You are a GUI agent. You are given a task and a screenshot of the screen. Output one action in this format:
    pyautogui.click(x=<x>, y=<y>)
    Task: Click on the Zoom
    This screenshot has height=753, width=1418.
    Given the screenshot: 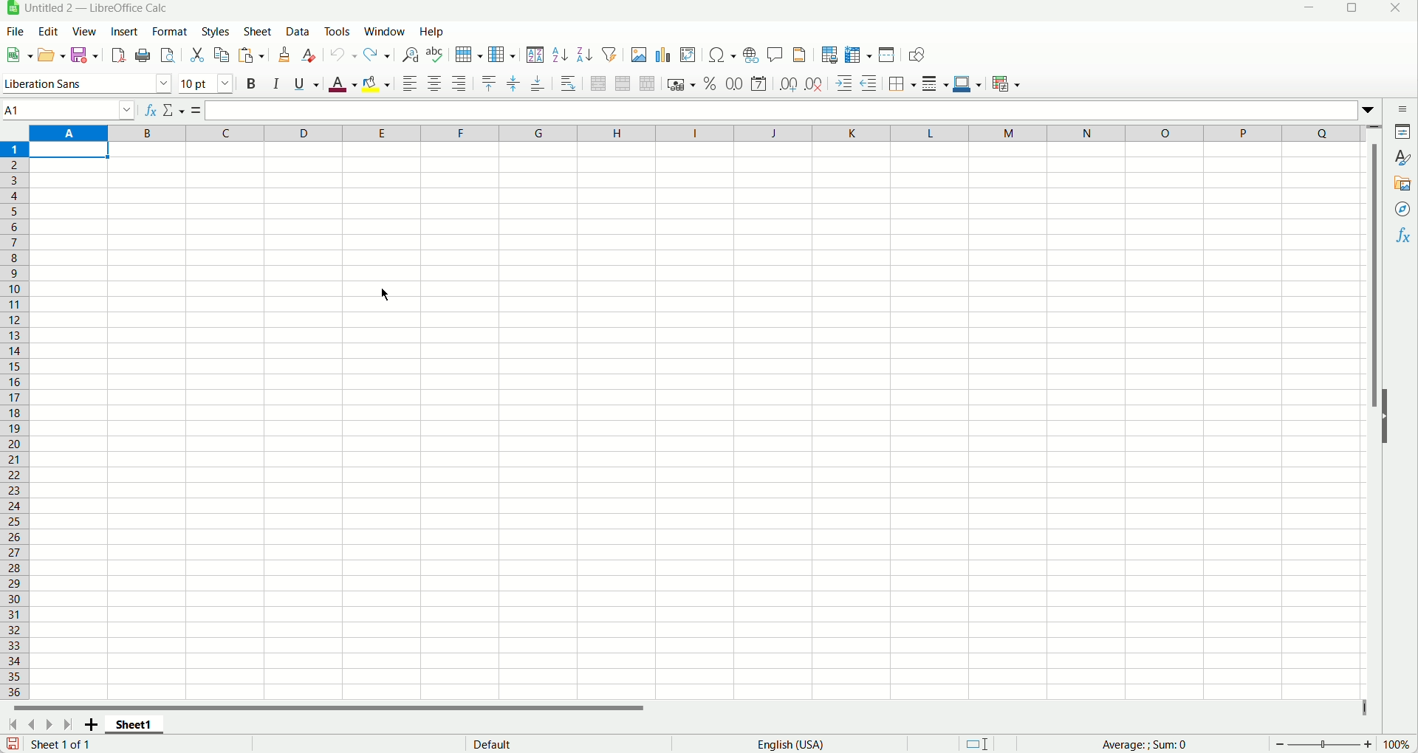 What is the action you would take?
    pyautogui.click(x=1323, y=744)
    